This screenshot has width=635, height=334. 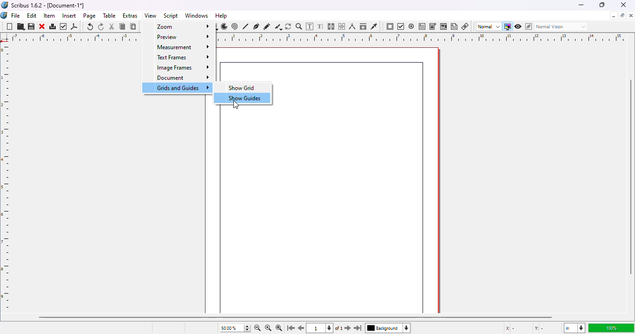 I want to click on help, so click(x=221, y=16).